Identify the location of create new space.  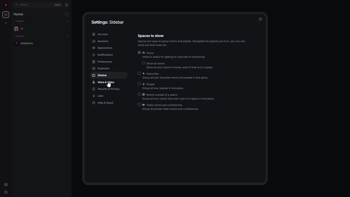
(6, 23).